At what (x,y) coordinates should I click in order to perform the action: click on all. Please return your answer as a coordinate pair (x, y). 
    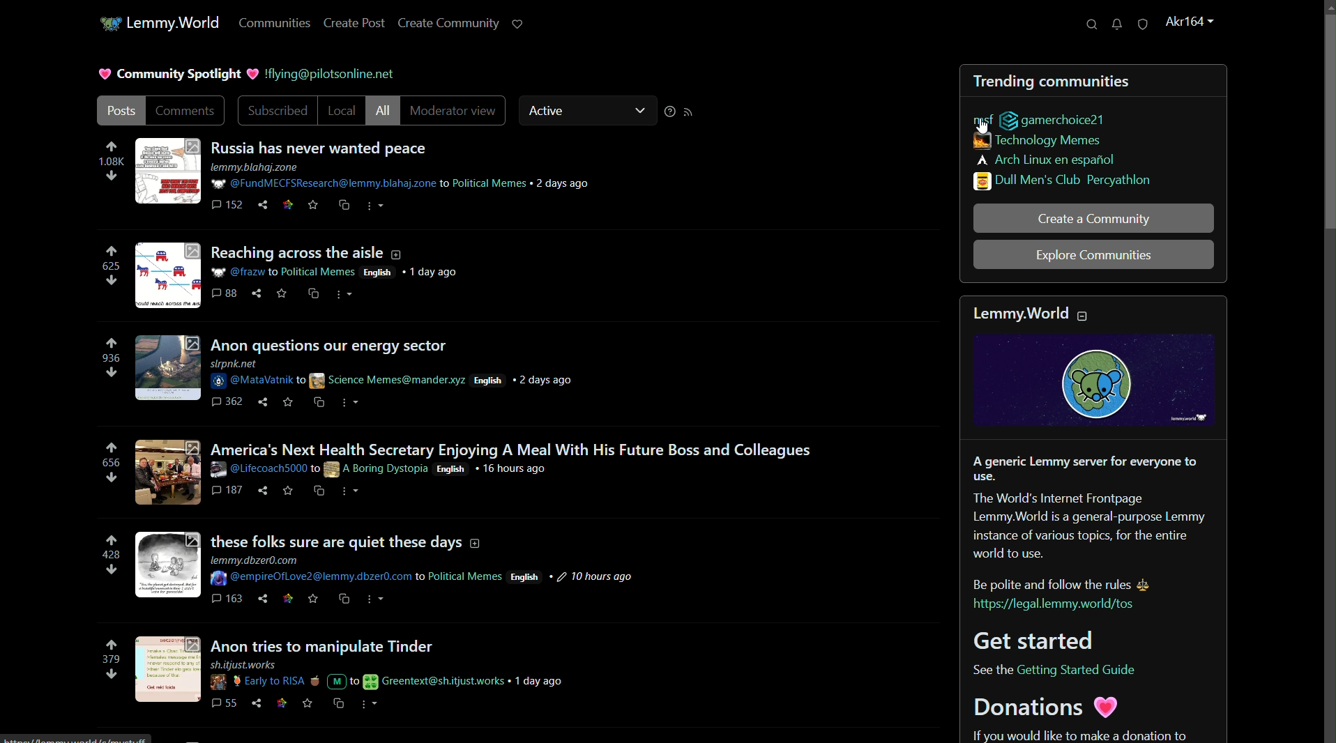
    Looking at the image, I should click on (387, 111).